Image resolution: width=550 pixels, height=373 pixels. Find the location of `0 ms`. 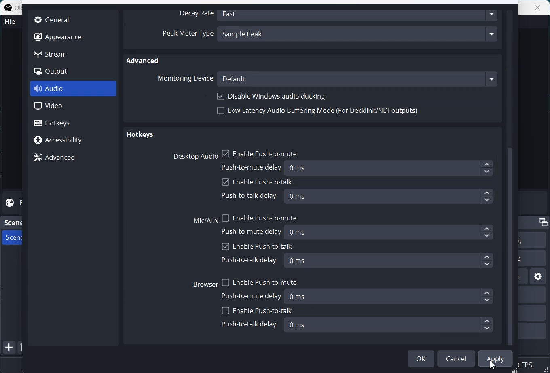

0 ms is located at coordinates (391, 296).